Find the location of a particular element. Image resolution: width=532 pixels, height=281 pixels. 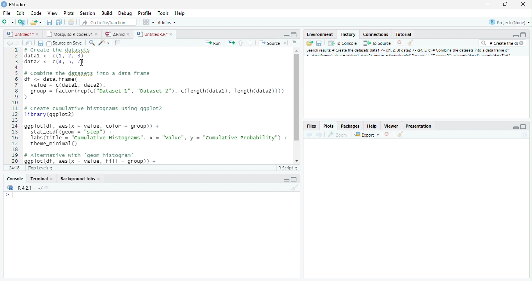

Delete  is located at coordinates (387, 133).